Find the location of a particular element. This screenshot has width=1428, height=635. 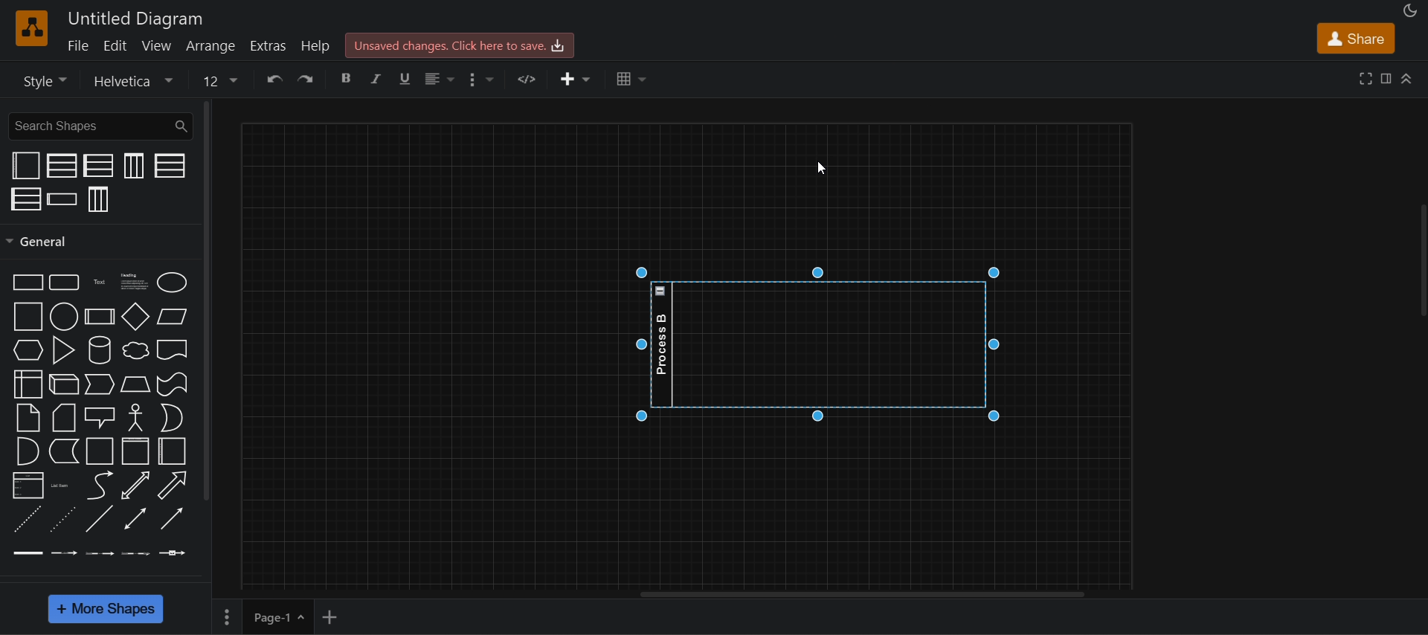

alignment is located at coordinates (437, 80).